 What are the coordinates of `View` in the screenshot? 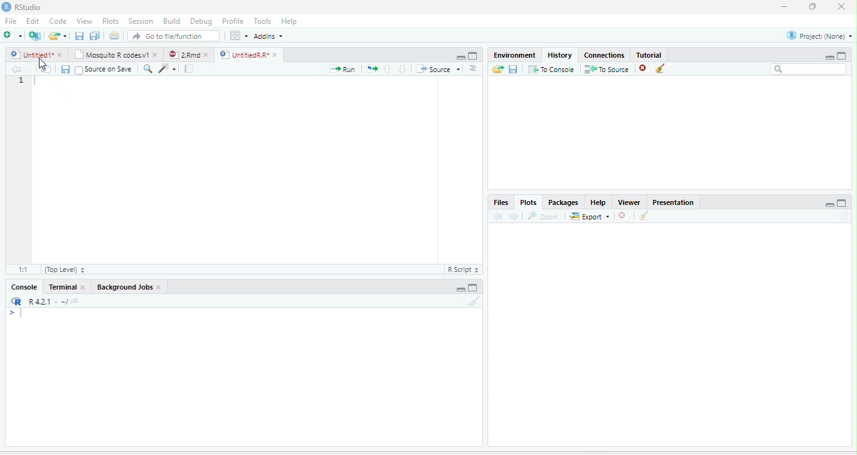 It's located at (83, 21).